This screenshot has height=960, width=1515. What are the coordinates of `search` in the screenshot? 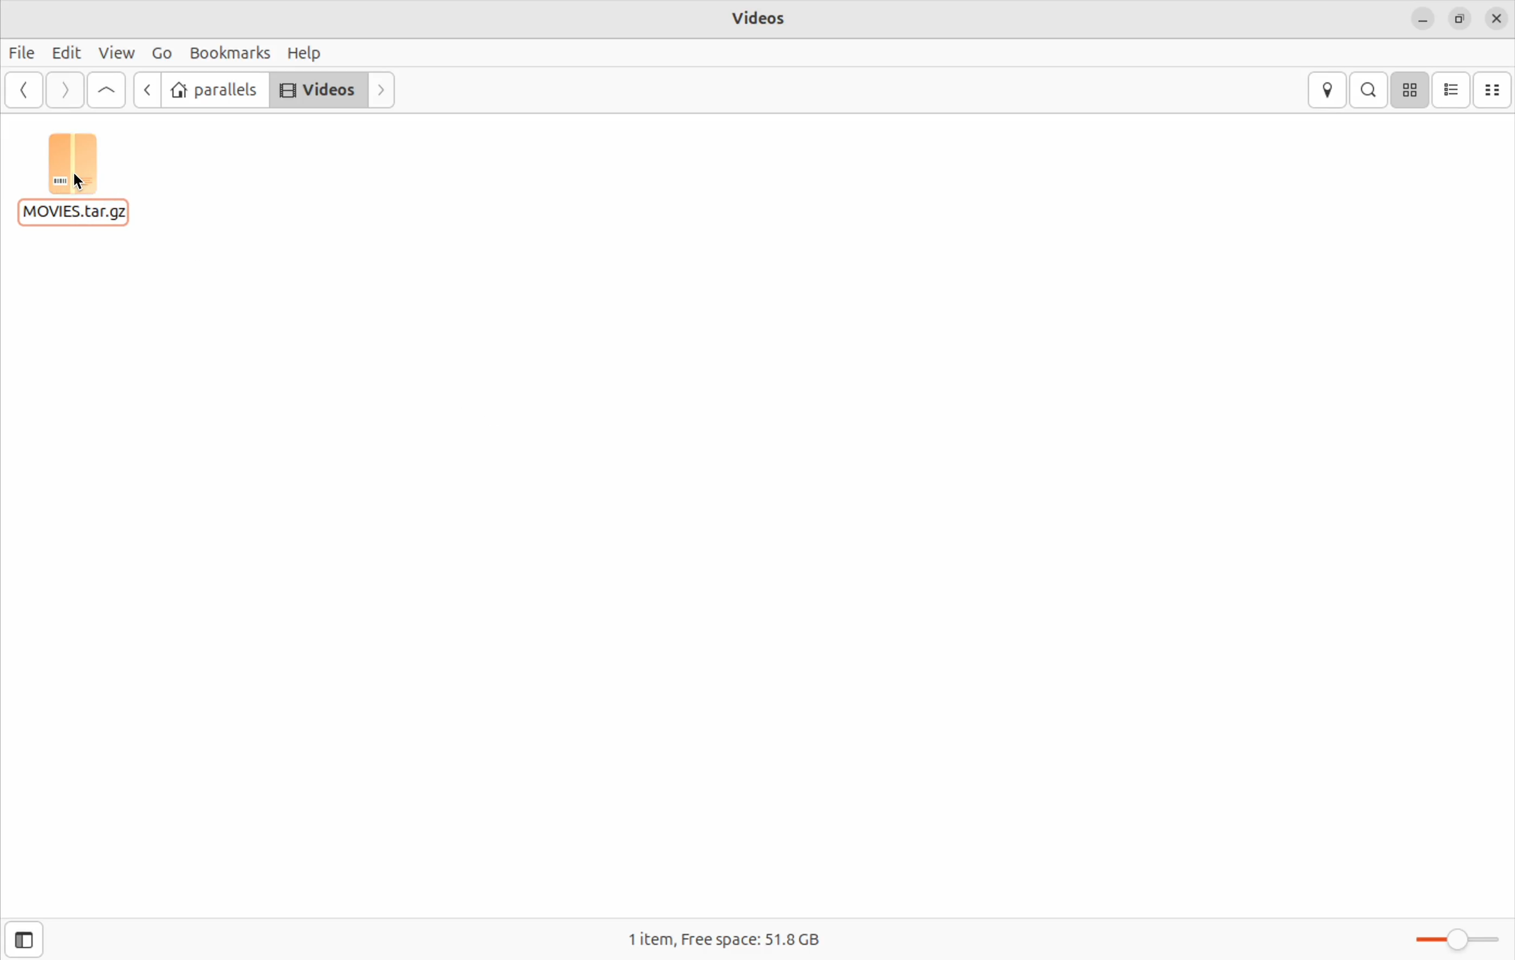 It's located at (1368, 89).